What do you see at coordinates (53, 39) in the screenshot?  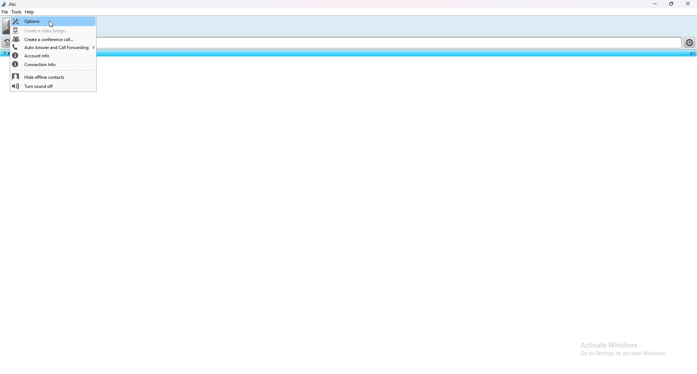 I see `create a conference call` at bounding box center [53, 39].